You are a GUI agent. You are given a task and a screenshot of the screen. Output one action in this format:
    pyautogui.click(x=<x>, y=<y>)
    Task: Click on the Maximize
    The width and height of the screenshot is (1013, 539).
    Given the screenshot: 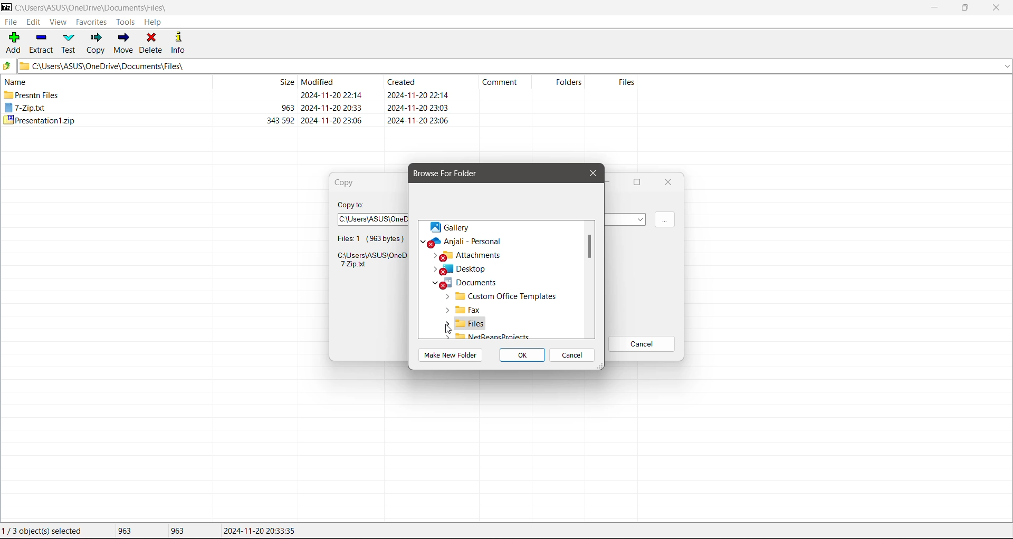 What is the action you would take?
    pyautogui.click(x=640, y=182)
    